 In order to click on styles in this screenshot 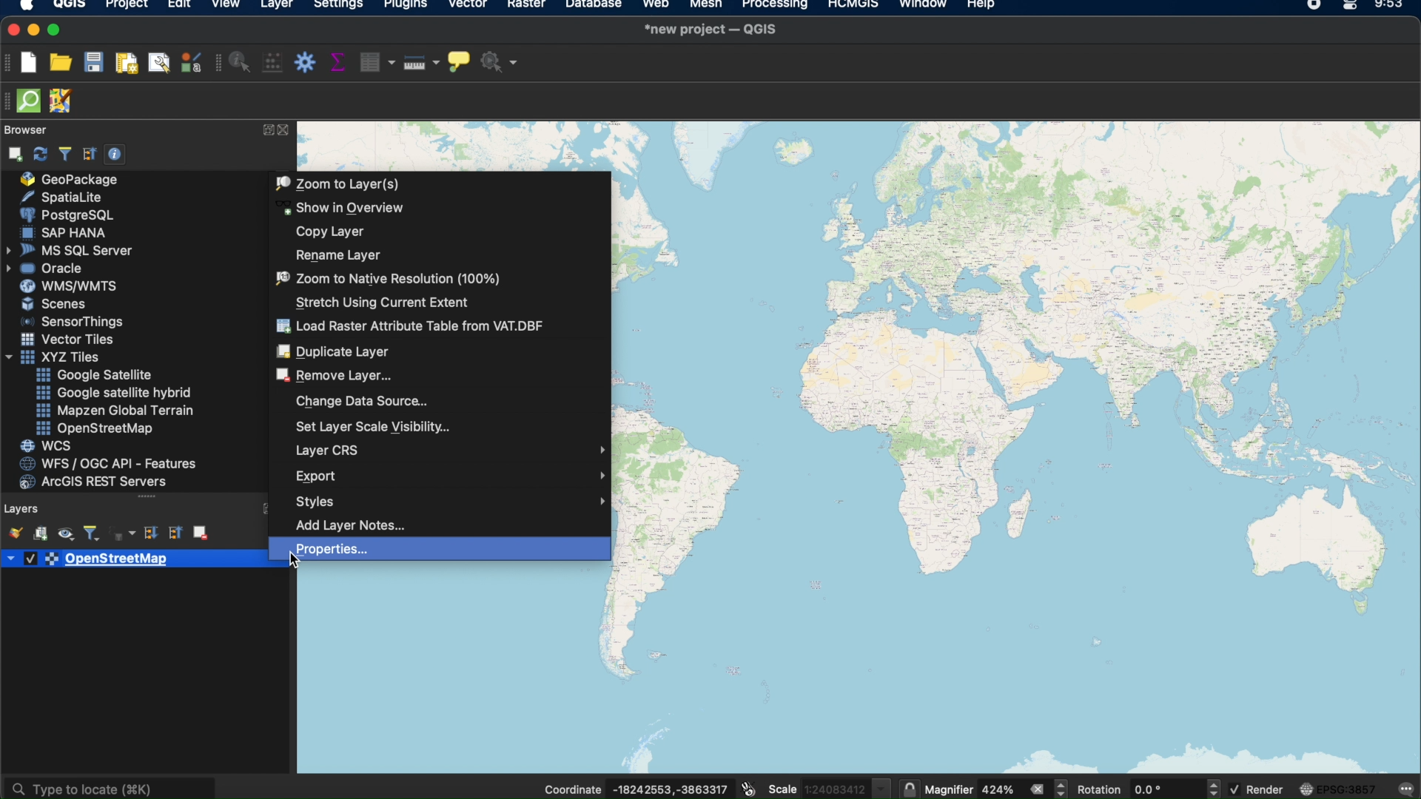, I will do `click(451, 502)`.